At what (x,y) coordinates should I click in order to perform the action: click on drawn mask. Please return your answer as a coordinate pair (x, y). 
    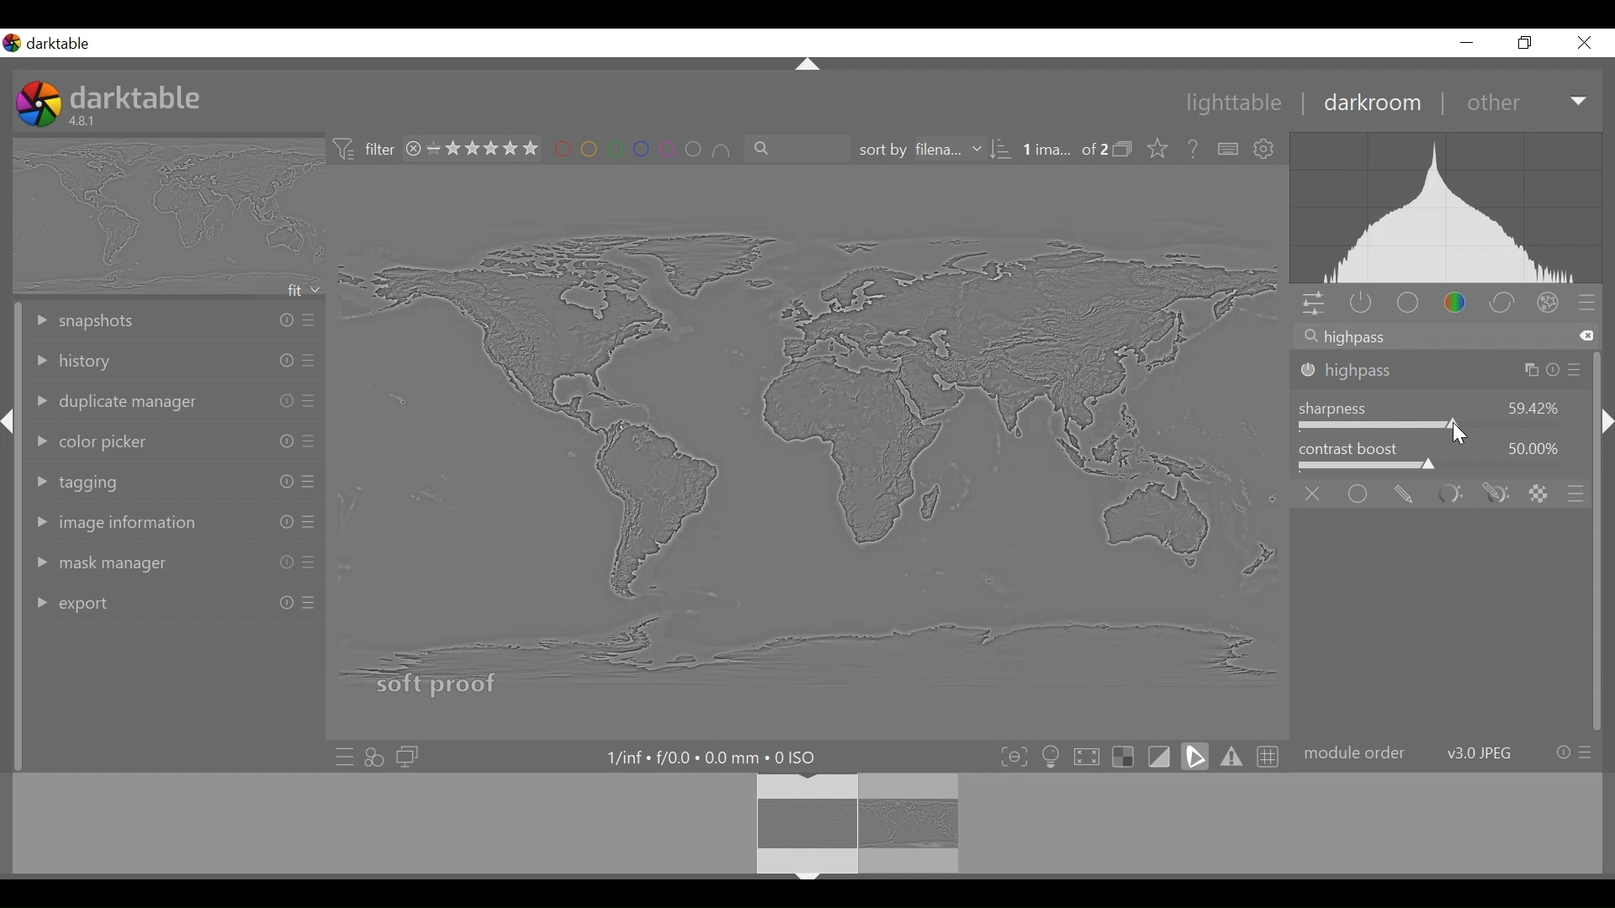
    Looking at the image, I should click on (1401, 493).